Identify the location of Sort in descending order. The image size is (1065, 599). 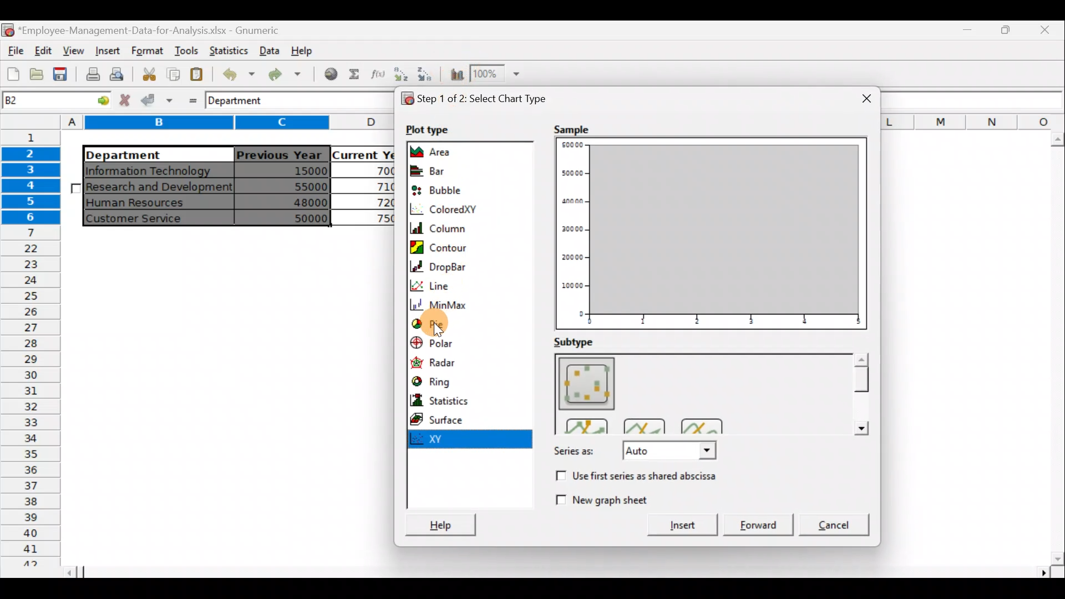
(428, 76).